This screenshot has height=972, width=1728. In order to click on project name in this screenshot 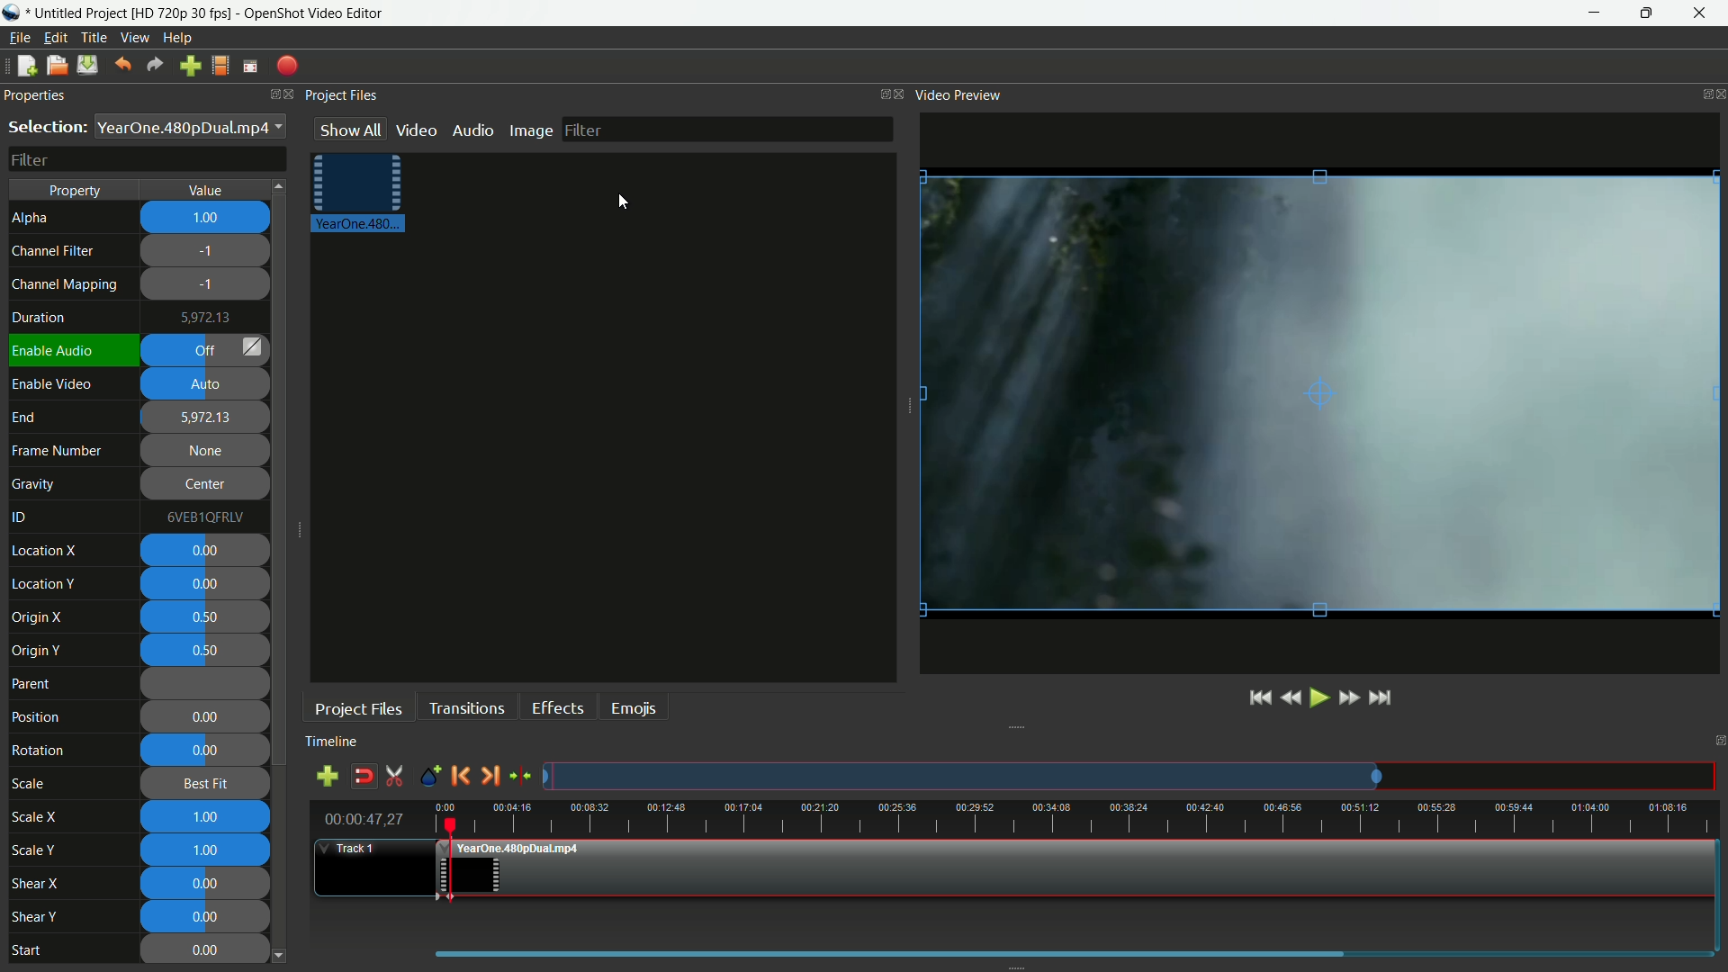, I will do `click(74, 13)`.